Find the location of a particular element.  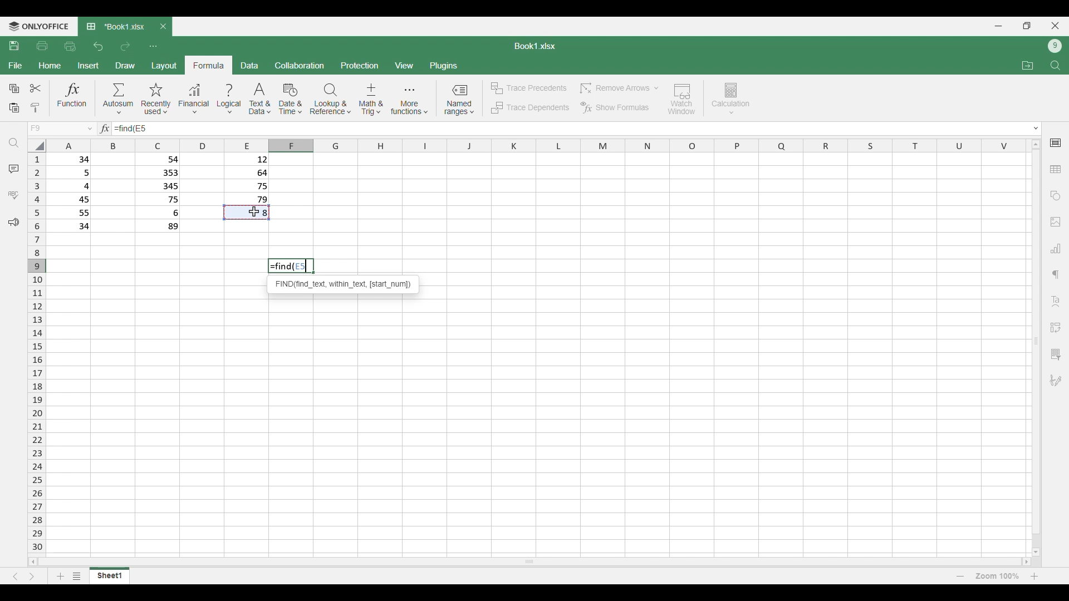

Choose cell name is located at coordinates (60, 129).